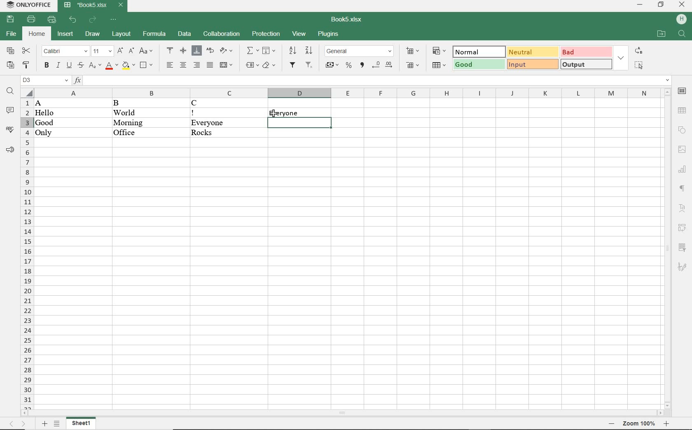  Describe the element at coordinates (183, 65) in the screenshot. I see `align center` at that location.